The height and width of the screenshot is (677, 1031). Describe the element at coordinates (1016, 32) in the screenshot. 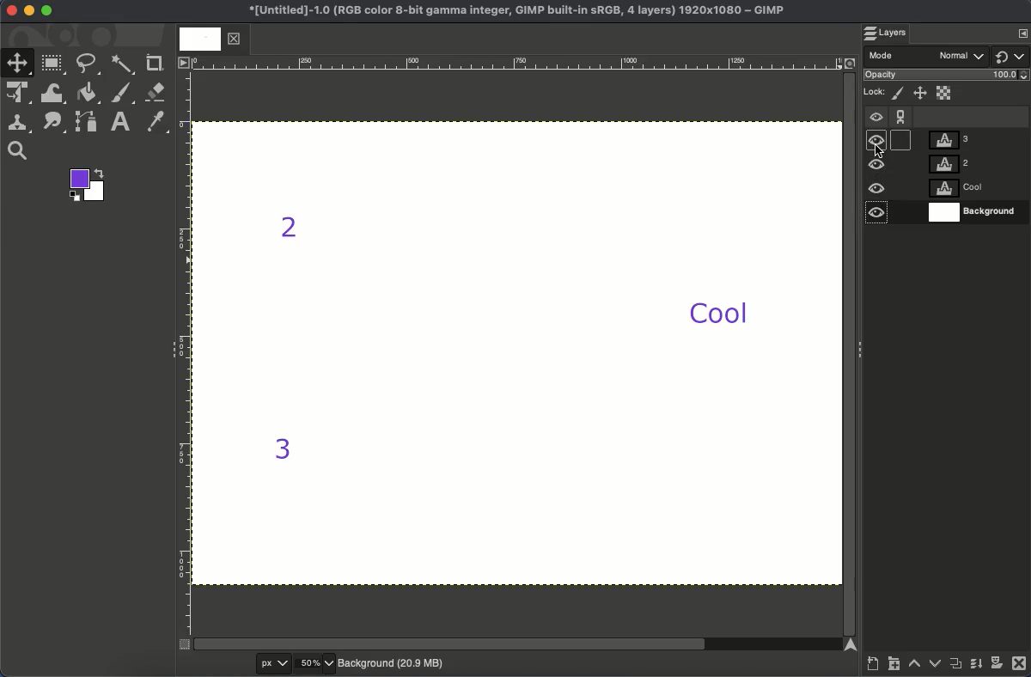

I see `show layers` at that location.